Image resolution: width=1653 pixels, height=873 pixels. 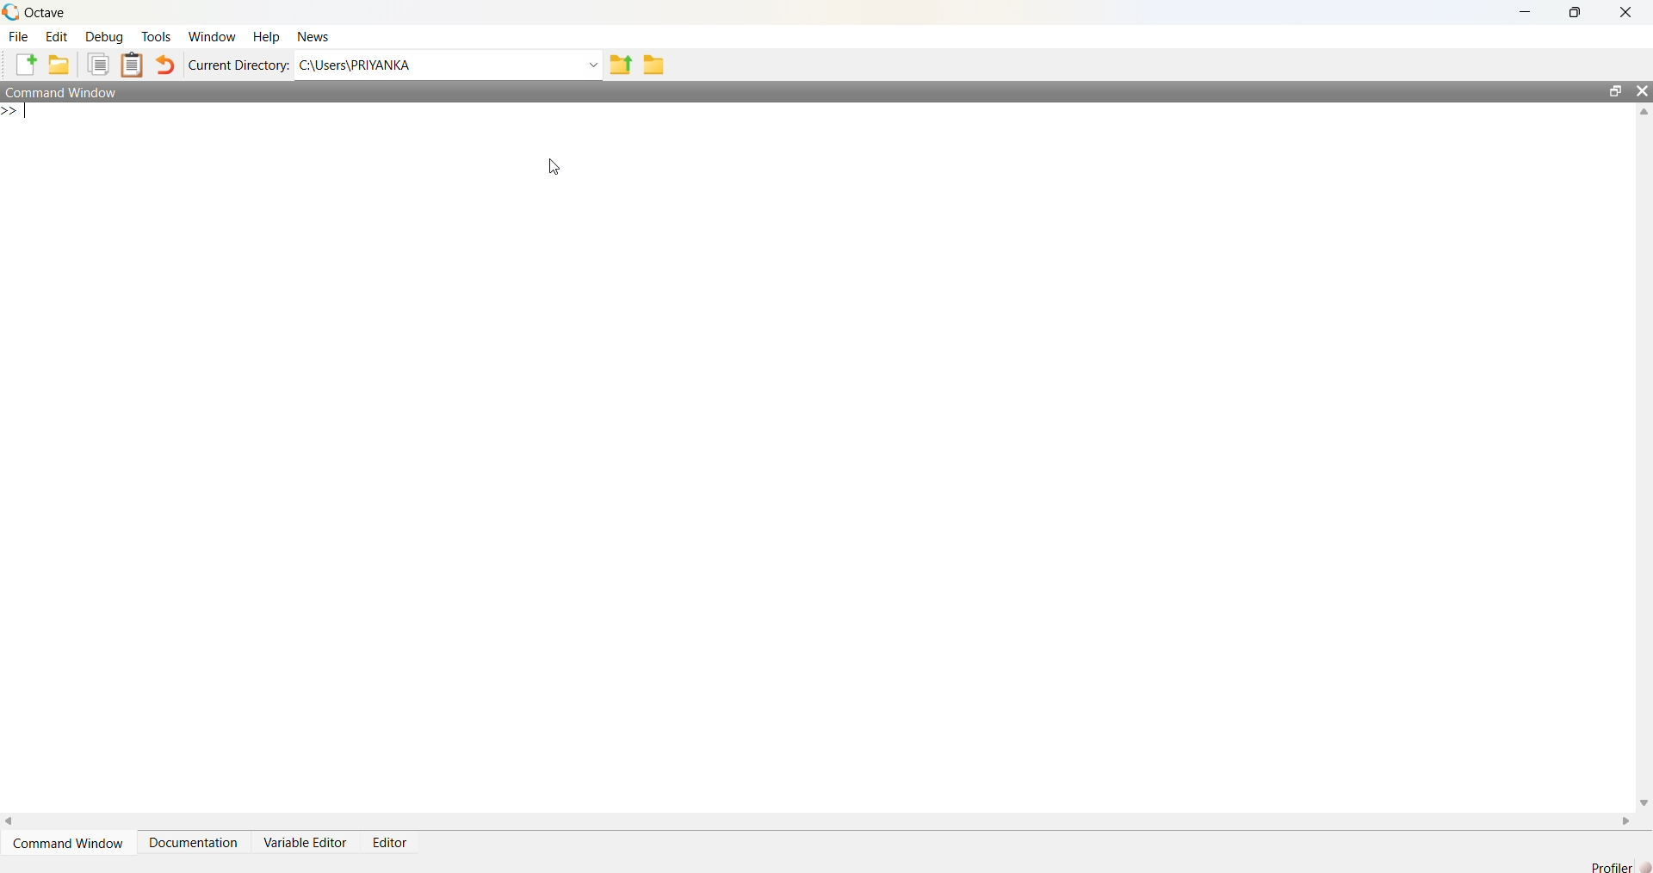 I want to click on Command Window, so click(x=74, y=91).